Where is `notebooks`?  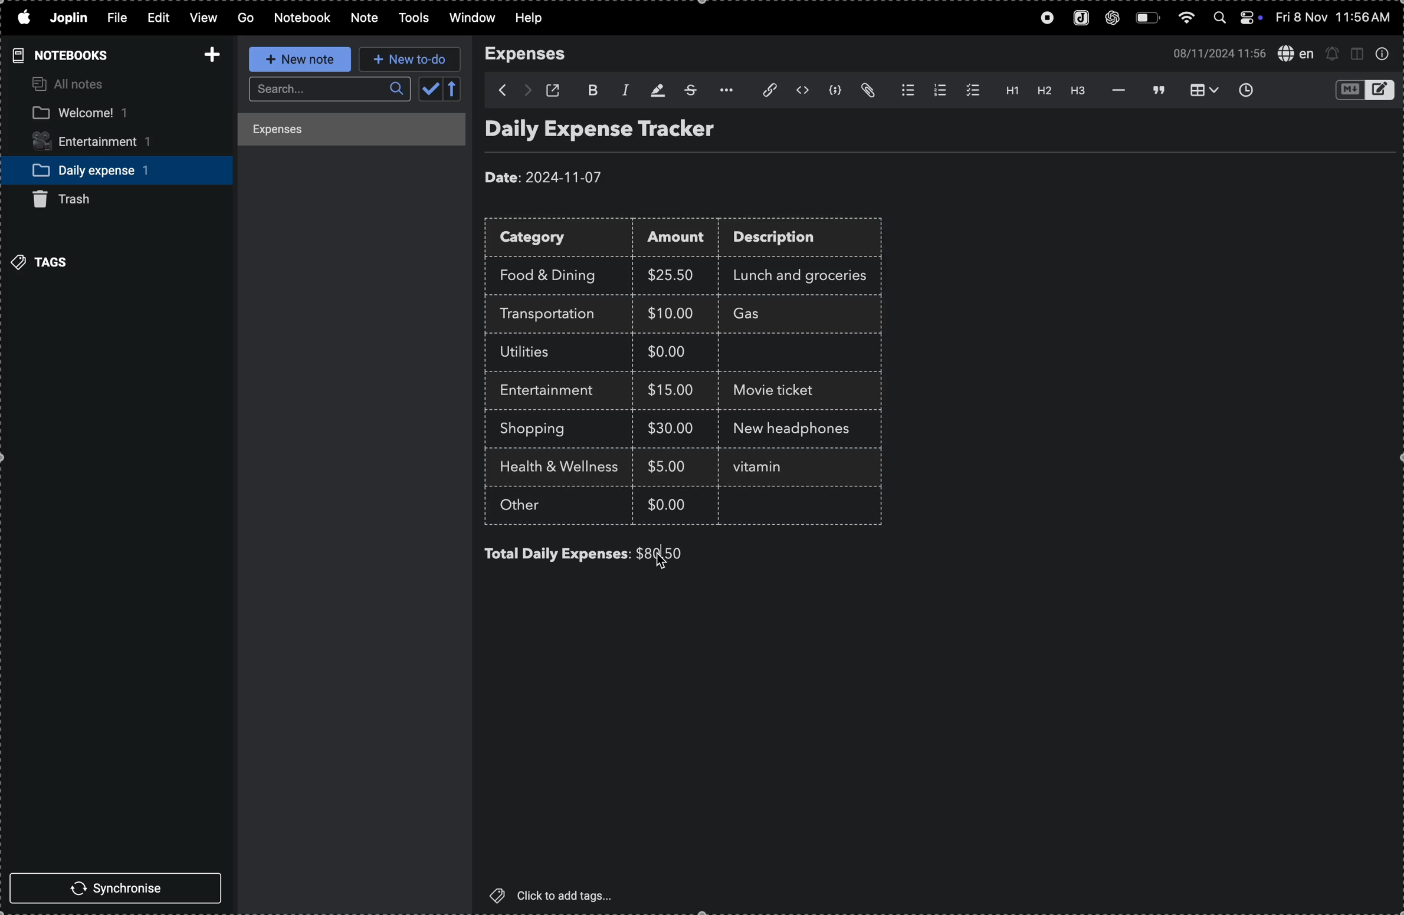
notebooks is located at coordinates (57, 55).